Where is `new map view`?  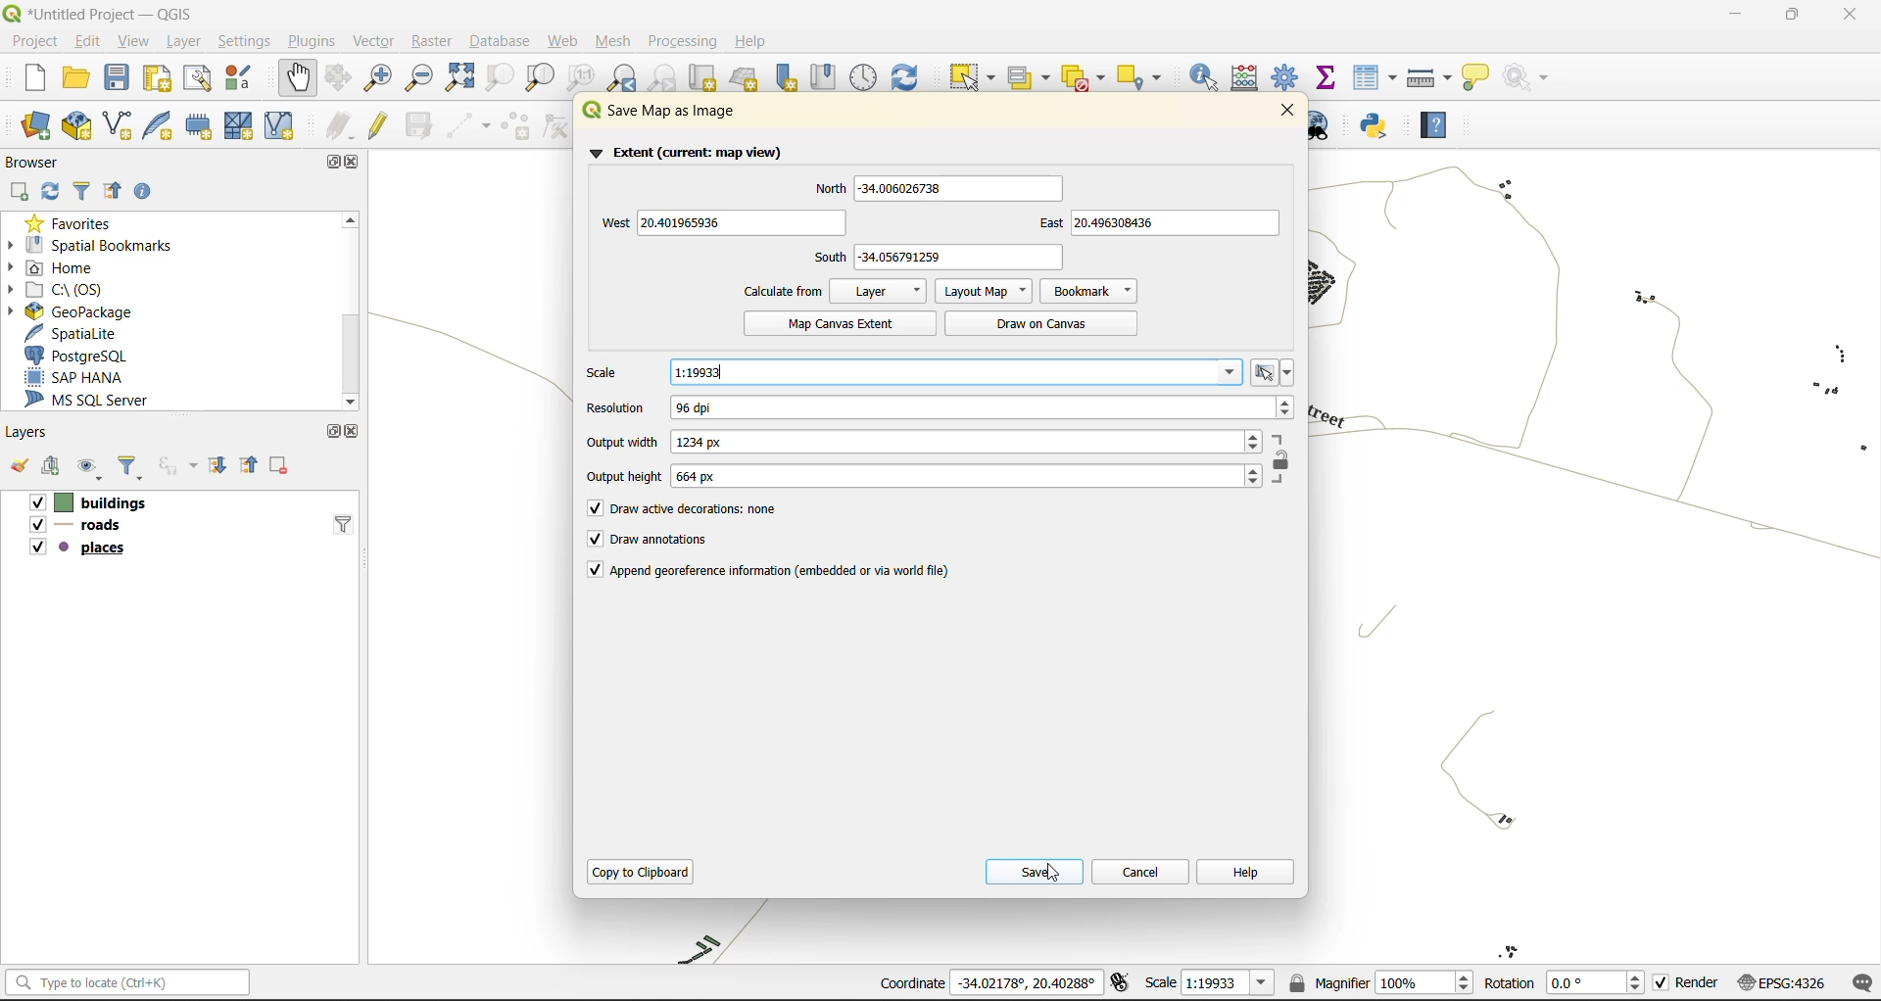
new map view is located at coordinates (700, 77).